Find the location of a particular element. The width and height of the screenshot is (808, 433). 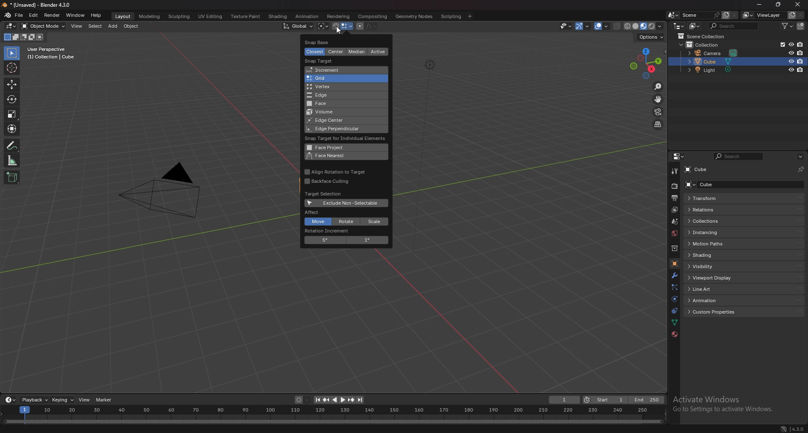

add cube is located at coordinates (12, 177).